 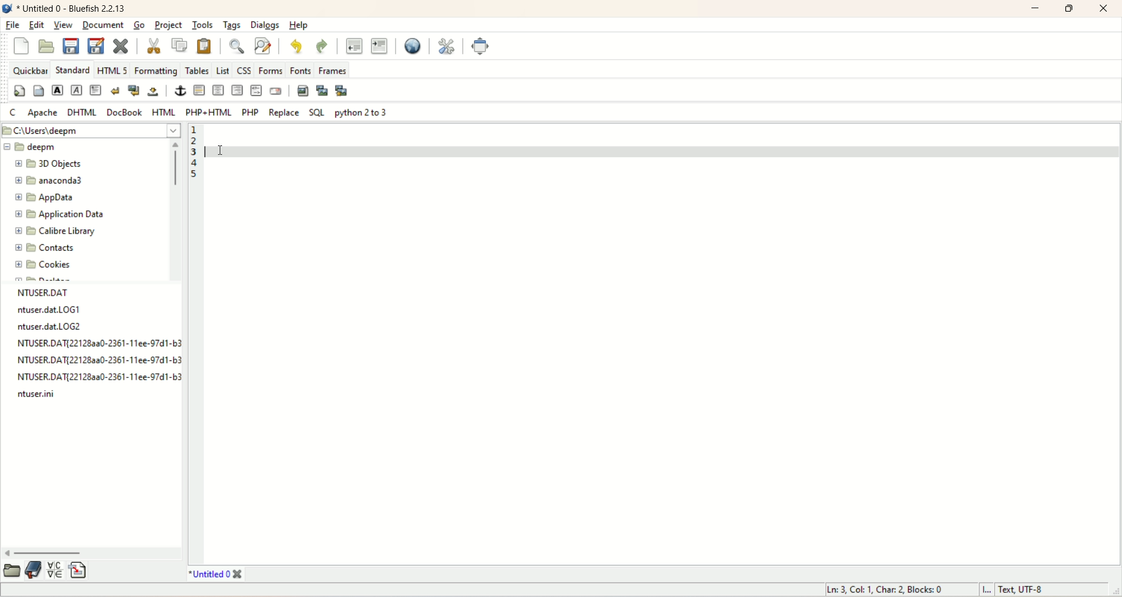 I want to click on documentation, so click(x=33, y=572).